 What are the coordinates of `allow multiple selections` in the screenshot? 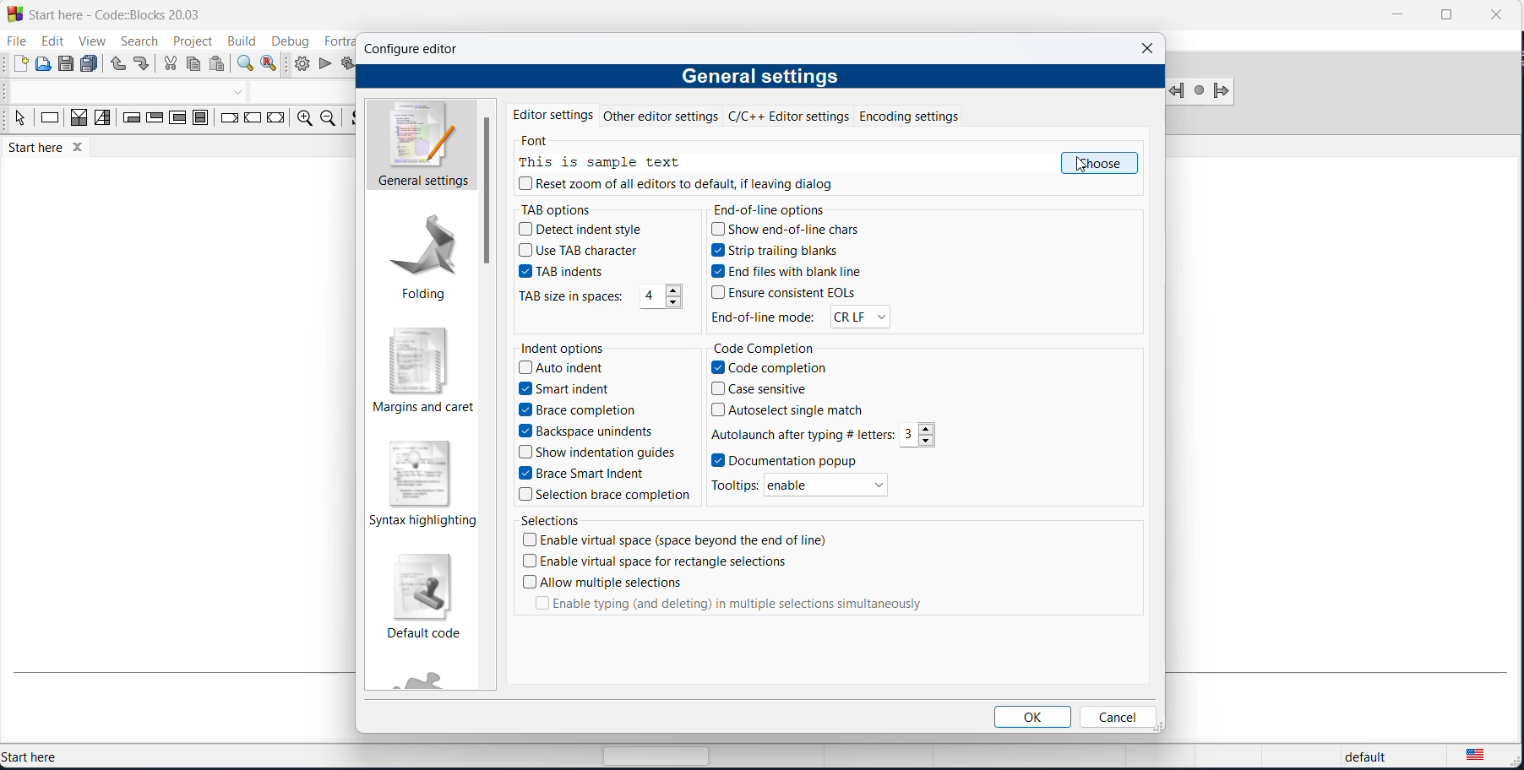 It's located at (604, 582).